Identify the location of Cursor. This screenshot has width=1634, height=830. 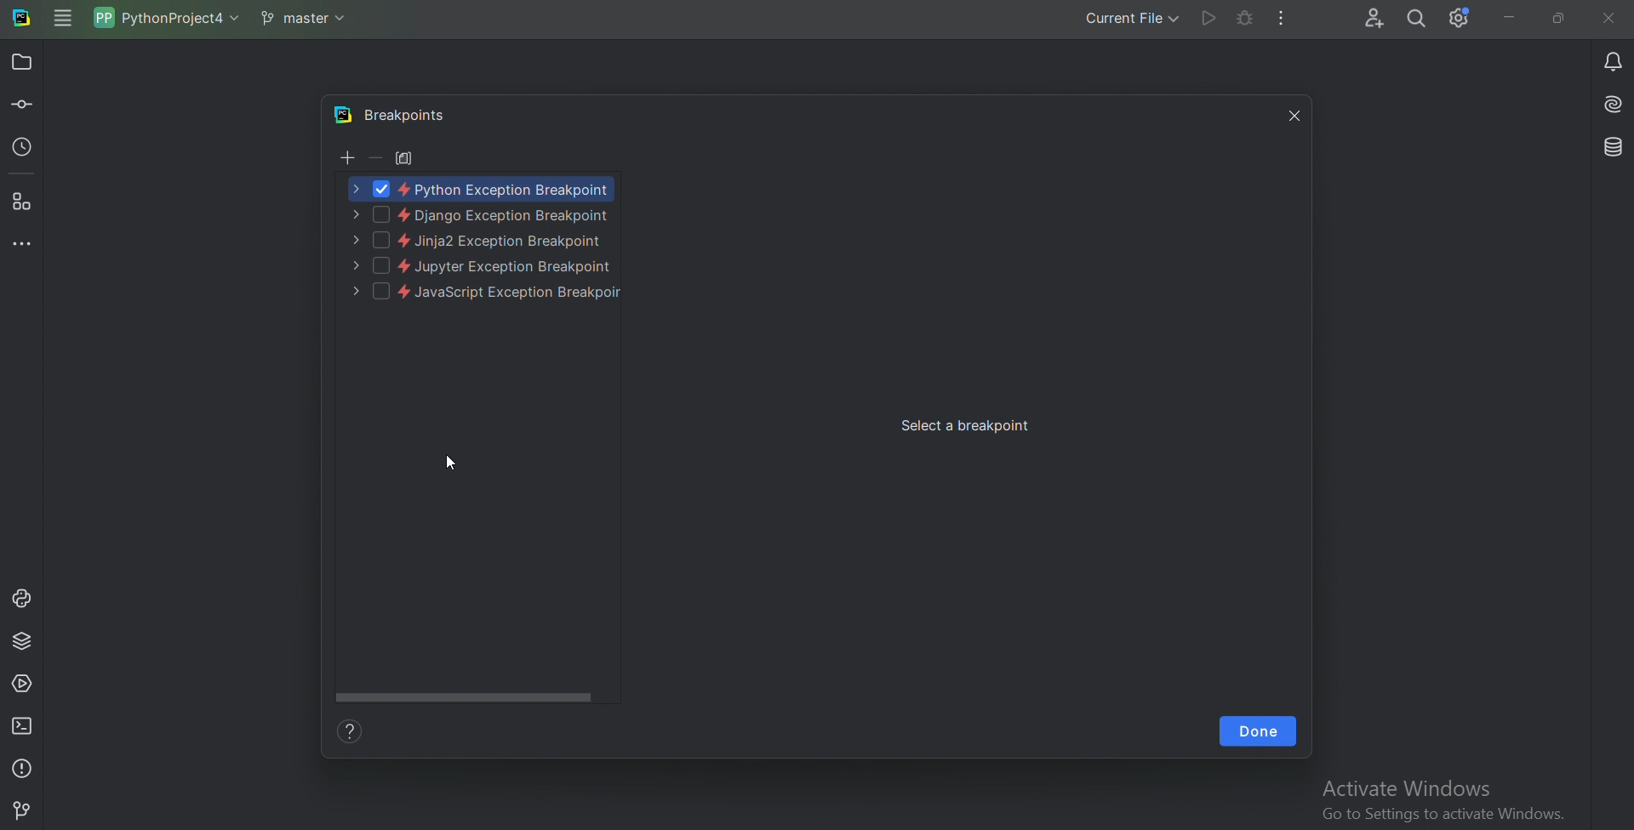
(451, 465).